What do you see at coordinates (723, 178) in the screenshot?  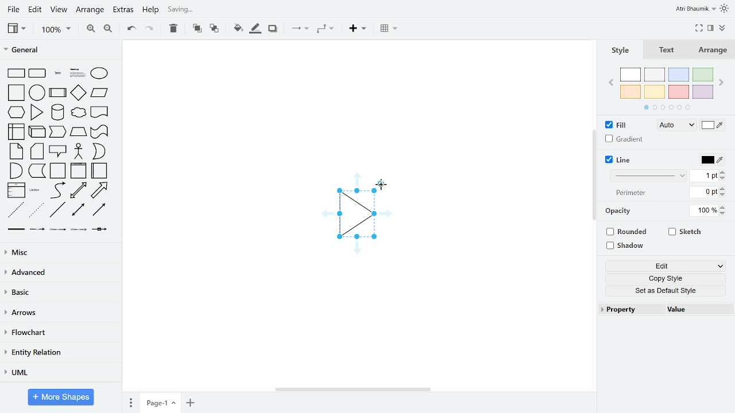 I see `decrease line width` at bounding box center [723, 178].